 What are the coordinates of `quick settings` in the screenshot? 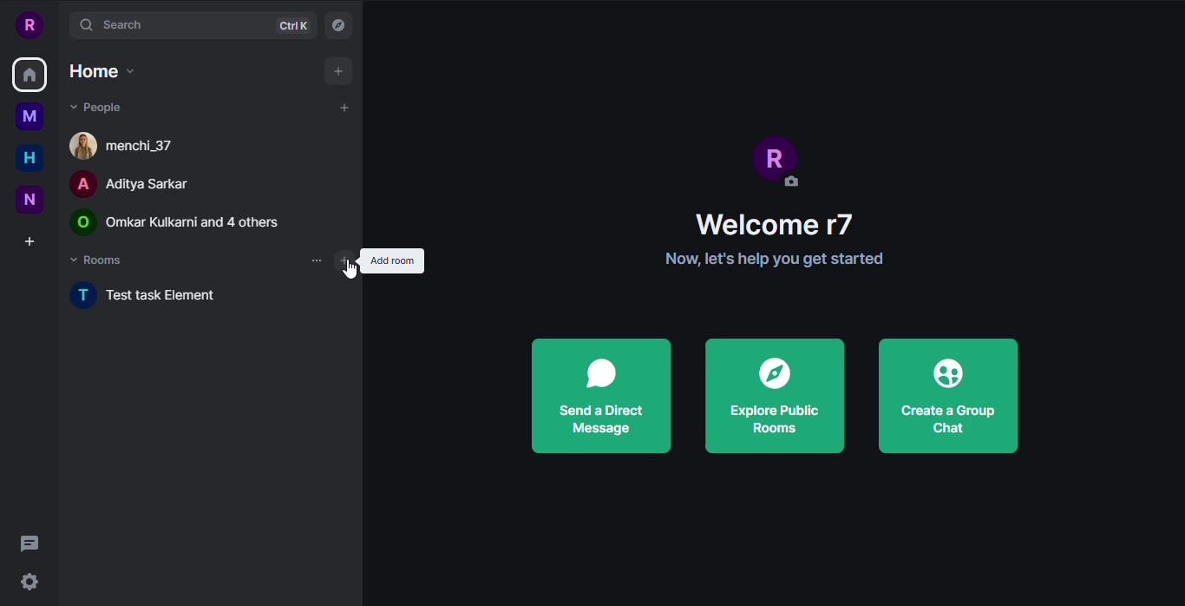 It's located at (30, 584).